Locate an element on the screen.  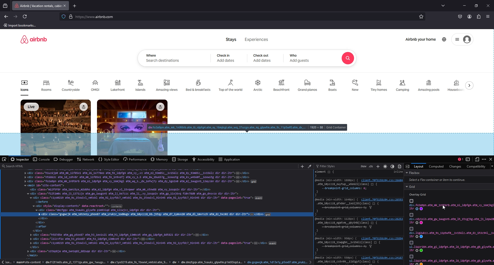
tiny homes is located at coordinates (379, 86).